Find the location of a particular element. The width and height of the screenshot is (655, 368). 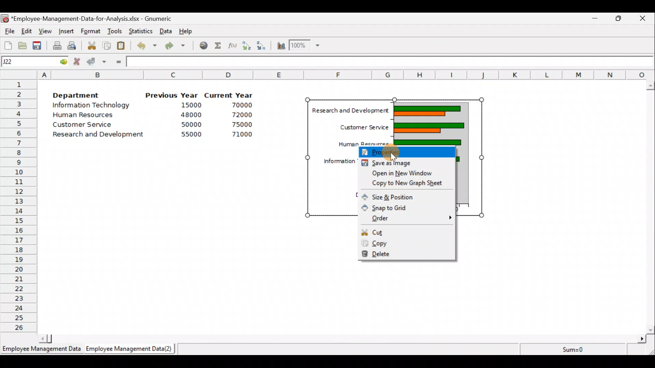

Sum into the current cell is located at coordinates (219, 47).